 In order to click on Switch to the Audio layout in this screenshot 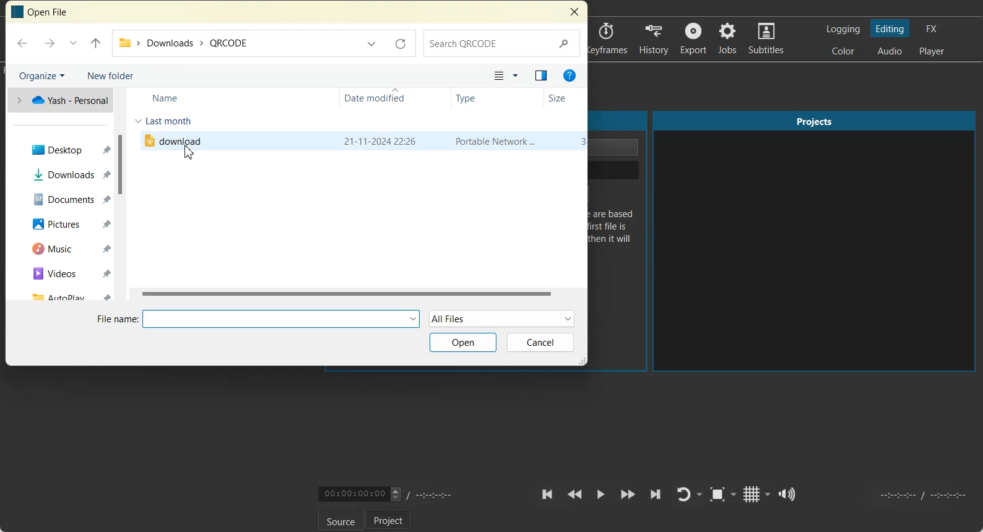, I will do `click(890, 51)`.